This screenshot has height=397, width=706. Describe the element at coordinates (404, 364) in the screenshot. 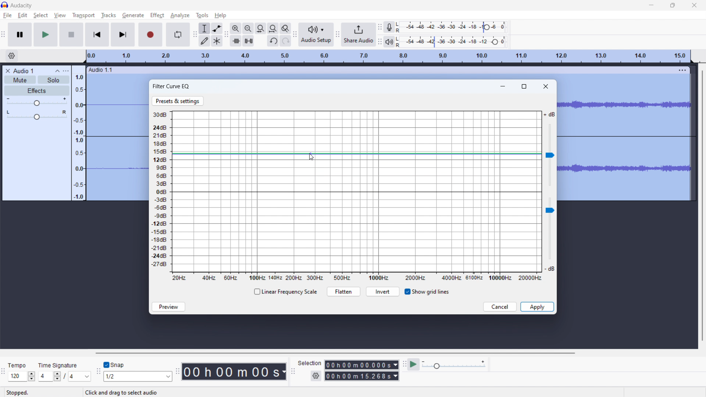

I see `play at speed toolbar` at that location.